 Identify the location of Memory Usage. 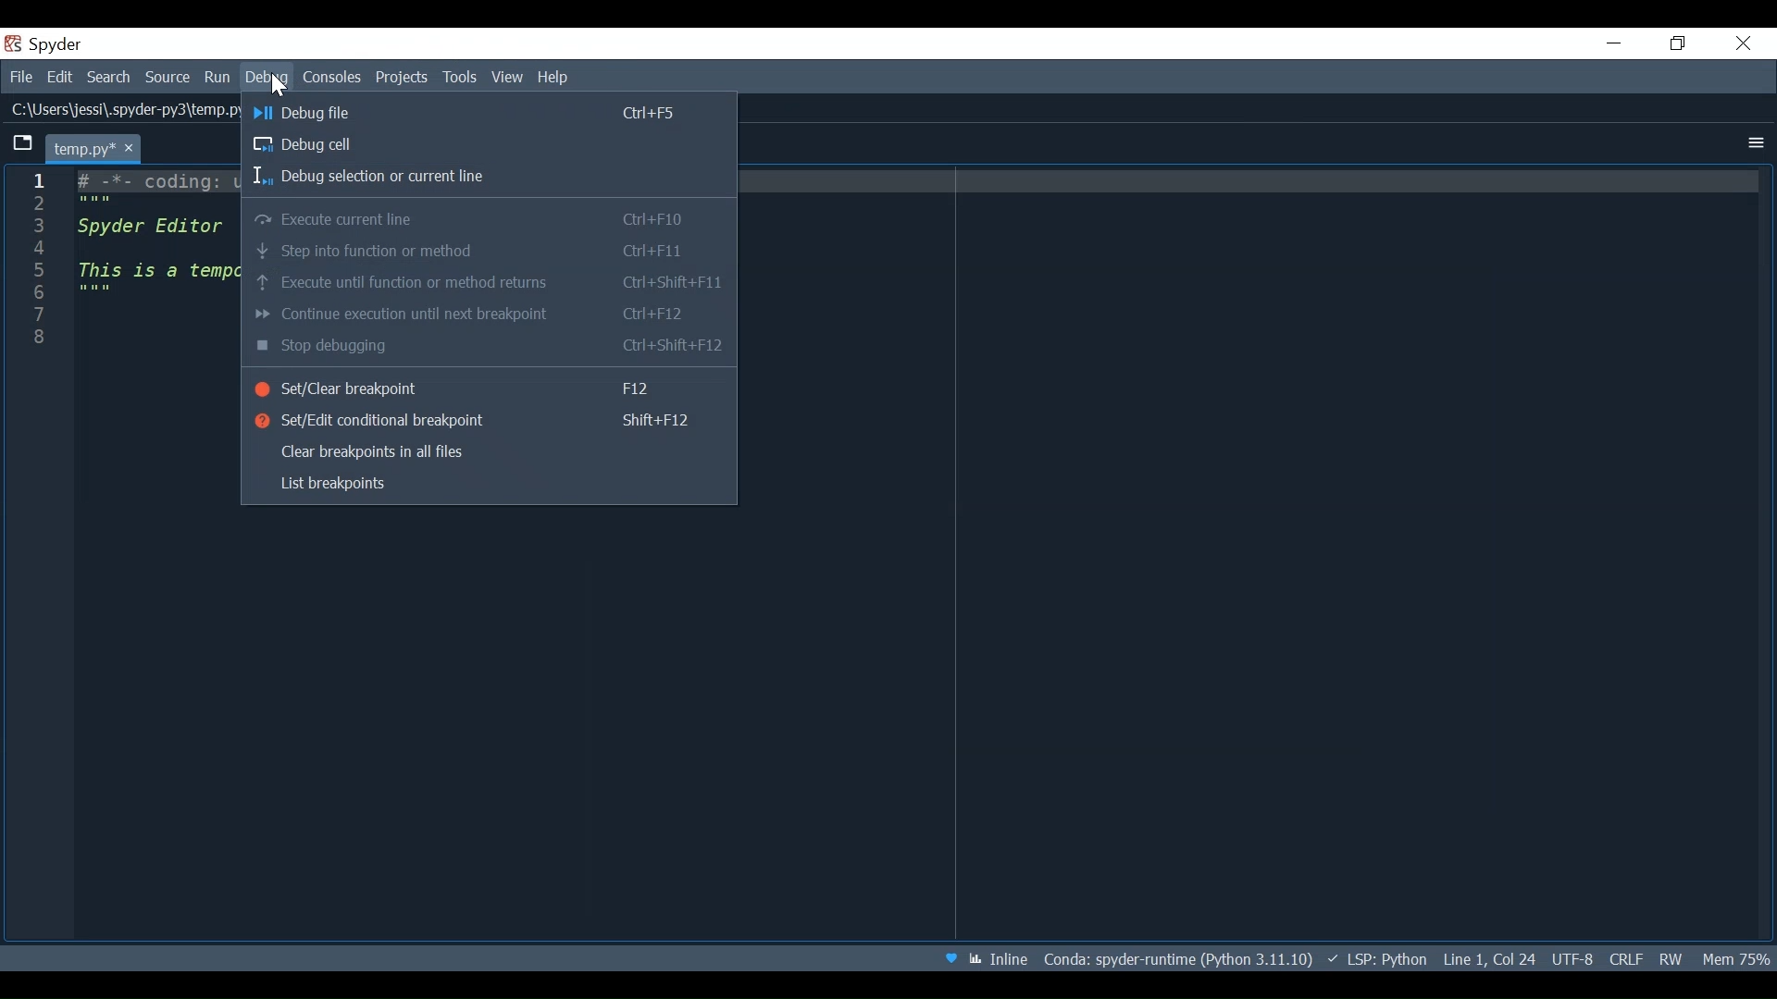
(1737, 959).